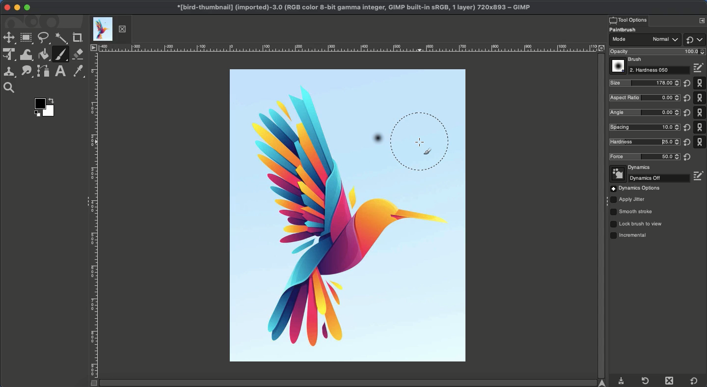 The image size is (707, 387). What do you see at coordinates (702, 20) in the screenshot?
I see `Options` at bounding box center [702, 20].